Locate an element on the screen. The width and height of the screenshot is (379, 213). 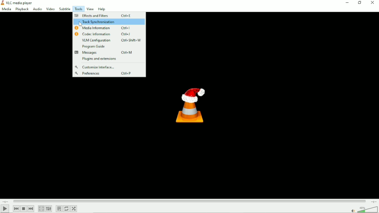
Program guide is located at coordinates (93, 46).